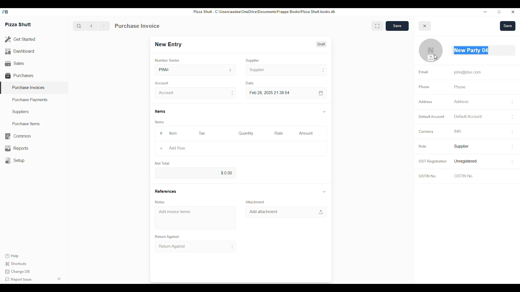  What do you see at coordinates (165, 191) in the screenshot?
I see `References` at bounding box center [165, 191].